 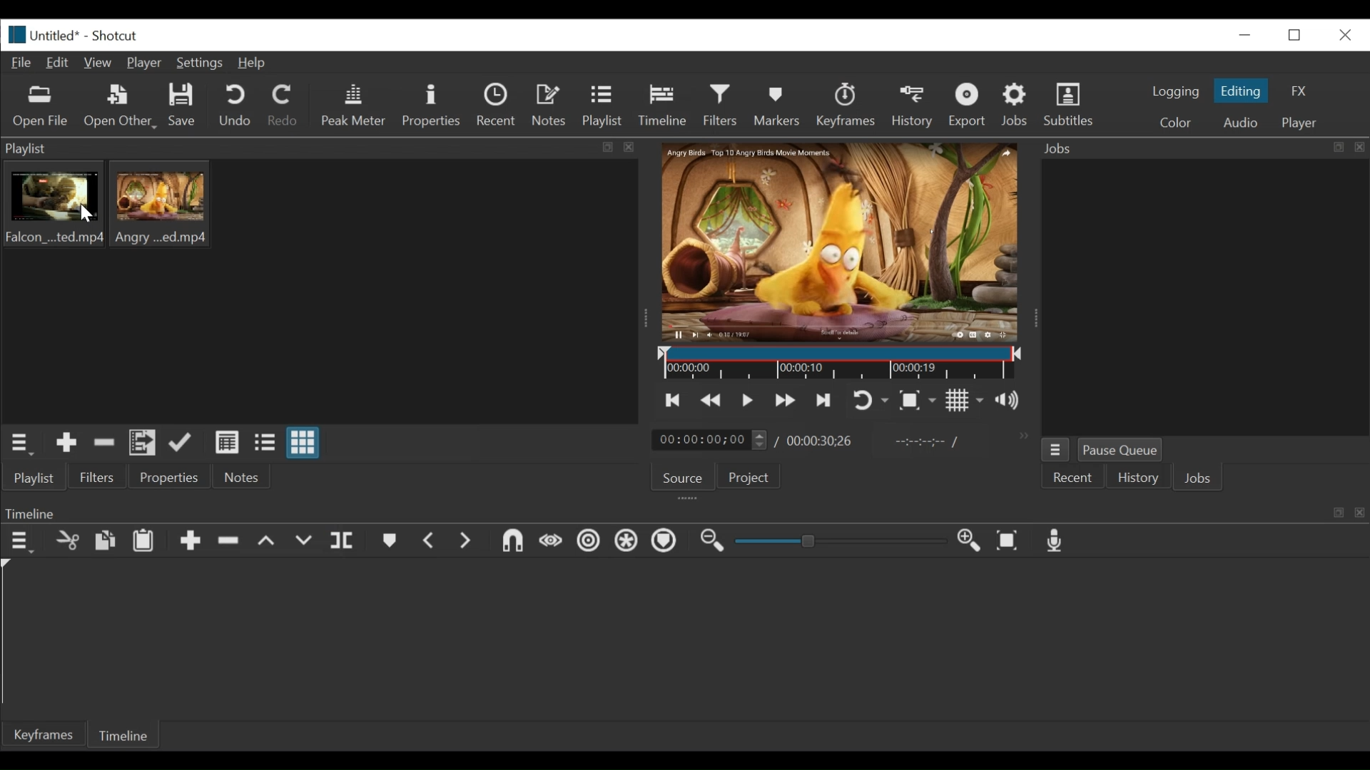 What do you see at coordinates (468, 542) in the screenshot?
I see `next marker` at bounding box center [468, 542].